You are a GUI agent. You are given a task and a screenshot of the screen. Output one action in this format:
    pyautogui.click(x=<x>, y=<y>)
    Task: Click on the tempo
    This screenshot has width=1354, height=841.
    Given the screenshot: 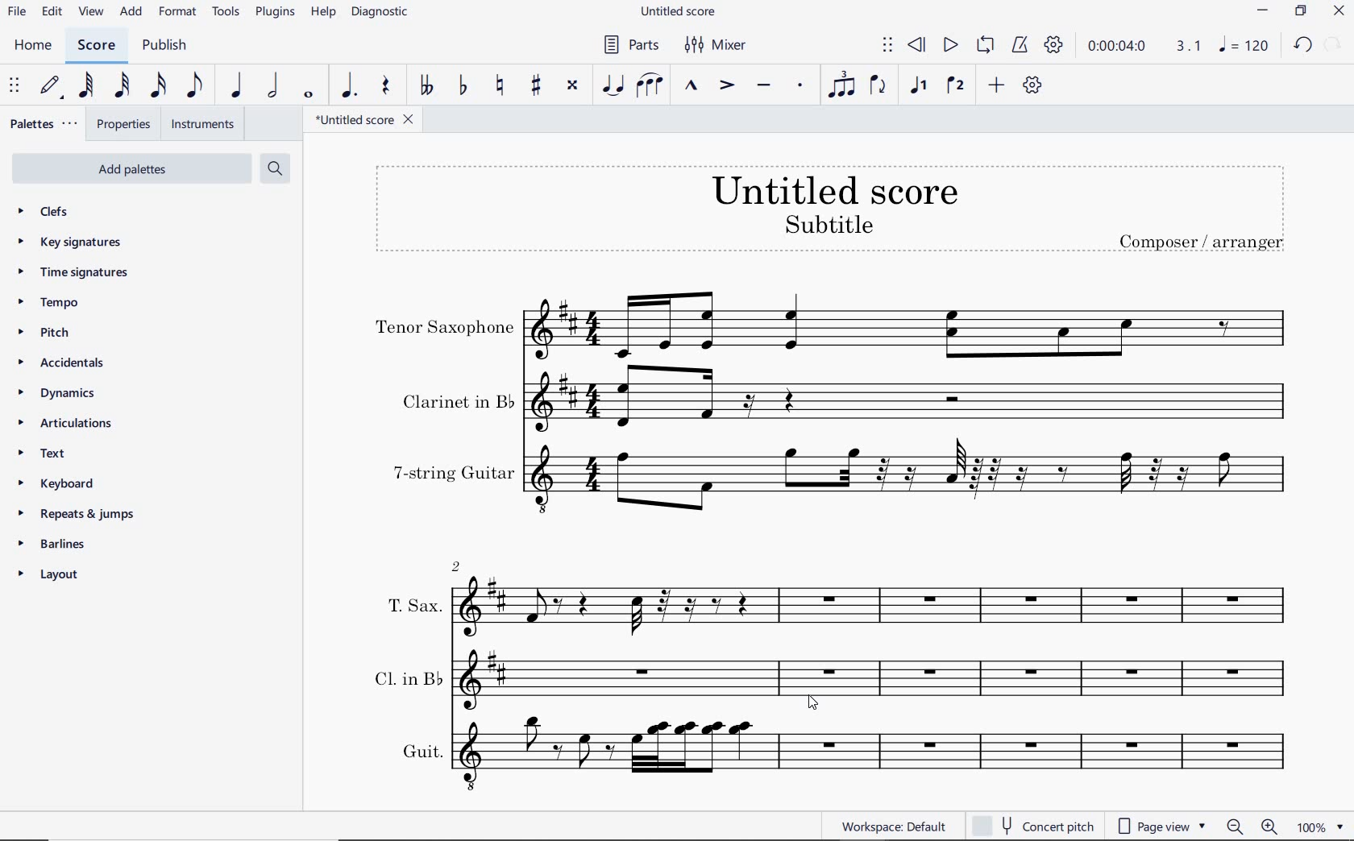 What is the action you would take?
    pyautogui.click(x=51, y=304)
    